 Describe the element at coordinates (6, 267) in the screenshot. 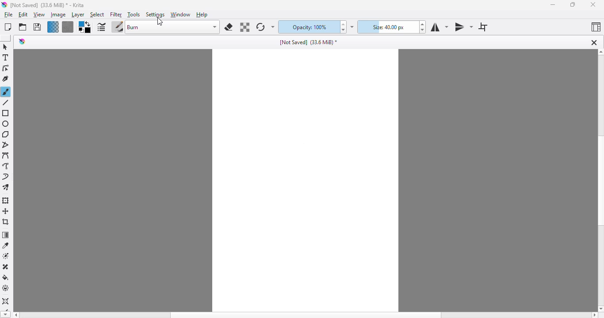

I see `smart patch tool` at that location.